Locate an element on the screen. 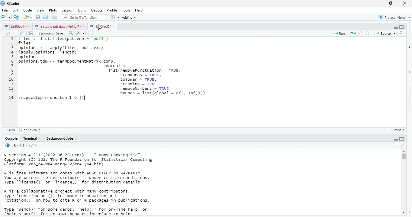  rs studio logo is located at coordinates (3, 3).